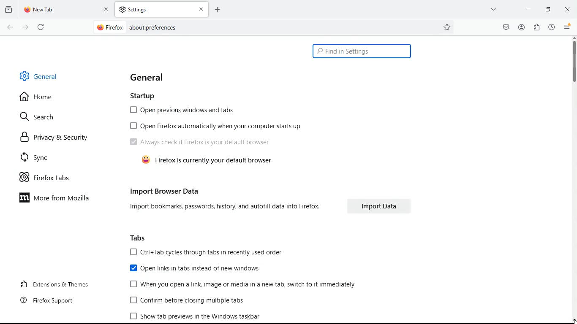 The image size is (577, 324). Describe the element at coordinates (25, 27) in the screenshot. I see `forward` at that location.